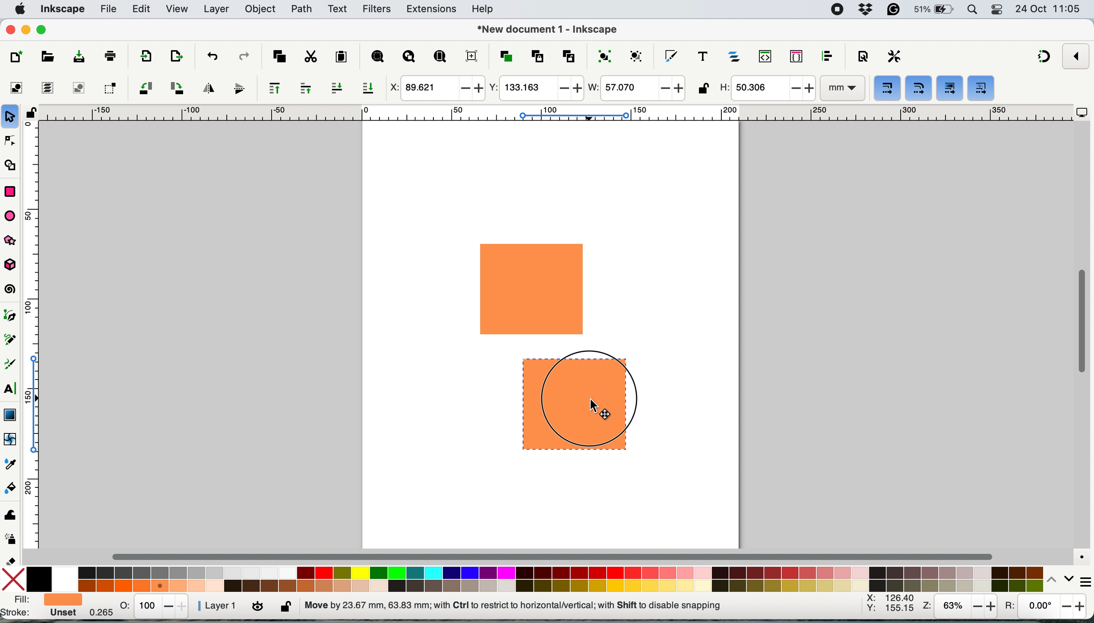  What do you see at coordinates (1076, 56) in the screenshot?
I see `enable snapping` at bounding box center [1076, 56].